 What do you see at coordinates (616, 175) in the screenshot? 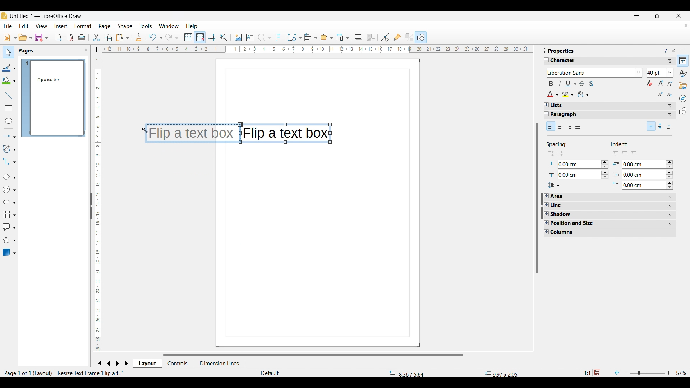
I see `Indicates respective indent options` at bounding box center [616, 175].